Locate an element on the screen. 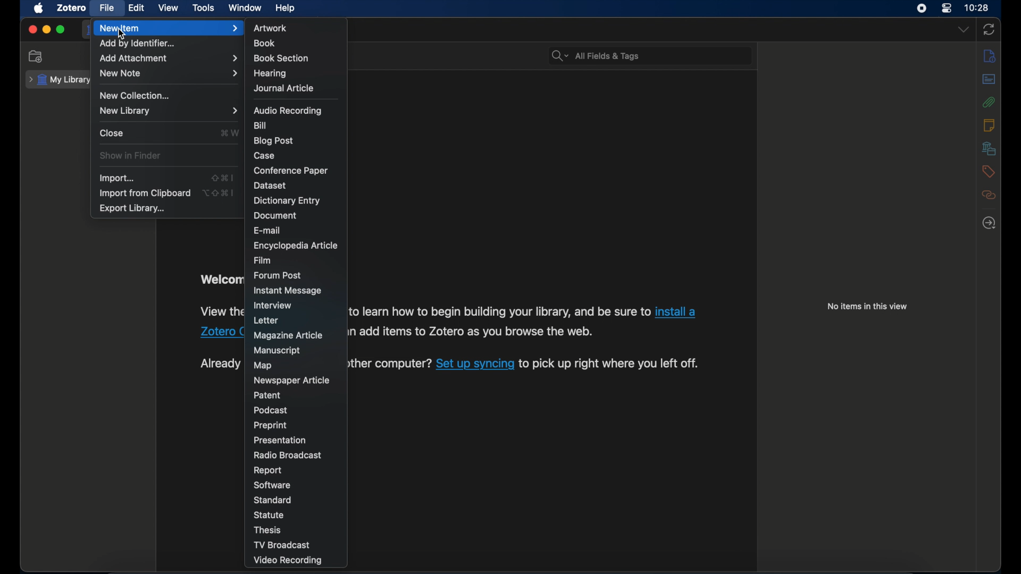  forum post is located at coordinates (278, 275).